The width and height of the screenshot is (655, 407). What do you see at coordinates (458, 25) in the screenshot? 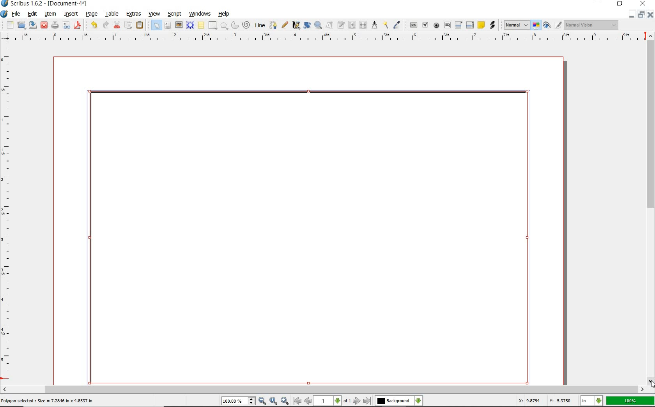
I see `pdf combo box` at bounding box center [458, 25].